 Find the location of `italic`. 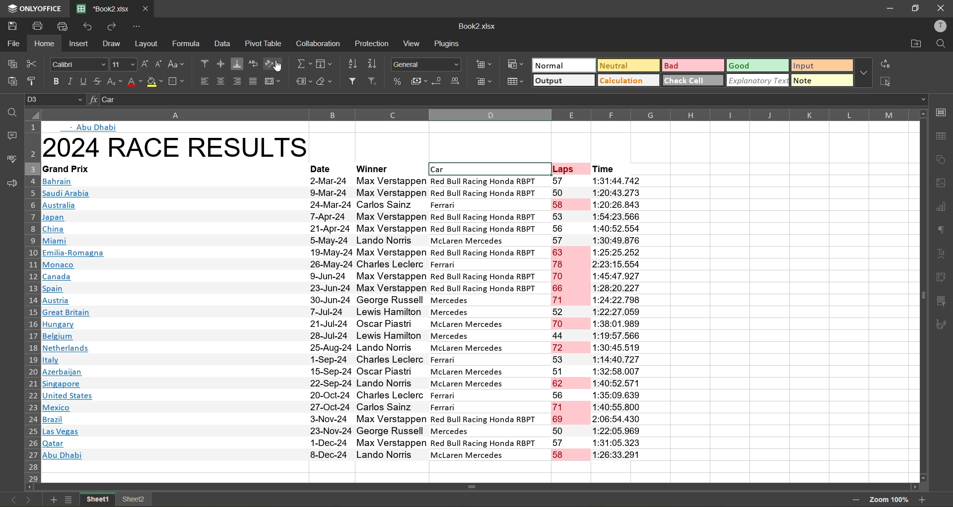

italic is located at coordinates (72, 81).